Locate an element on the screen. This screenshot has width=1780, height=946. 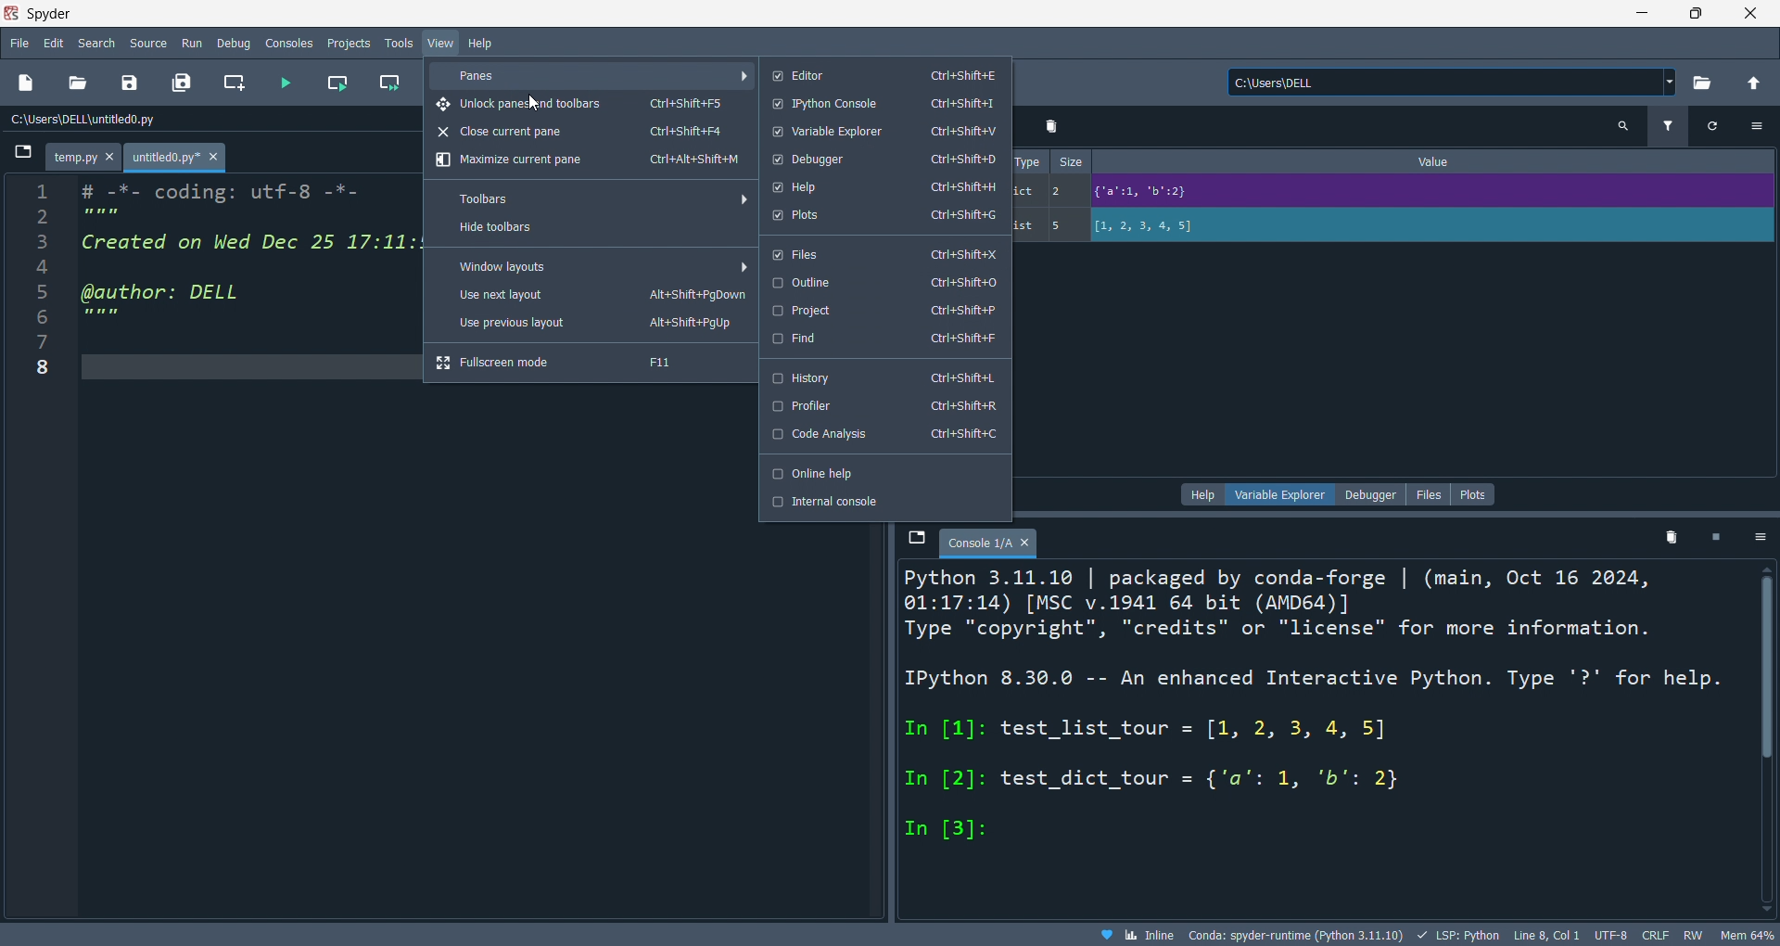
ipython console pane is located at coordinates (1316, 737).